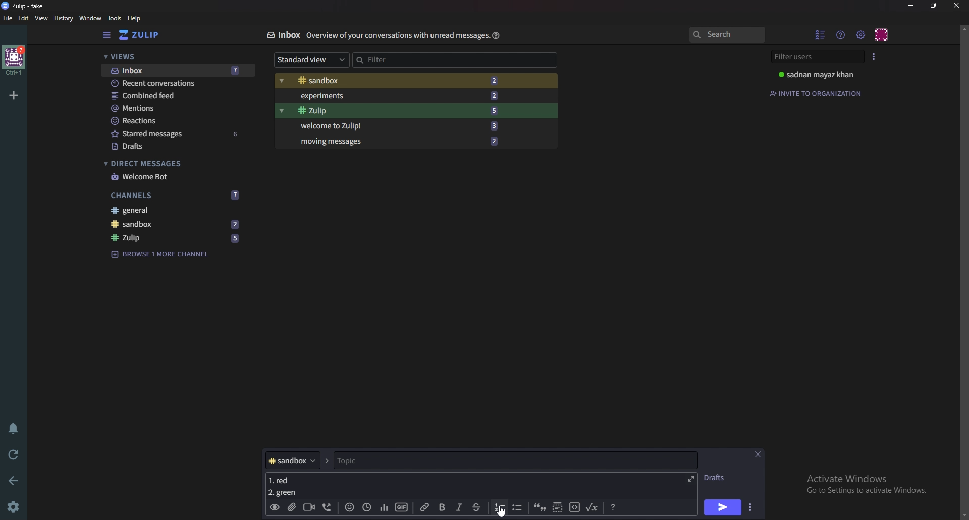 This screenshot has width=969, height=520. Describe the element at coordinates (134, 19) in the screenshot. I see `help` at that location.